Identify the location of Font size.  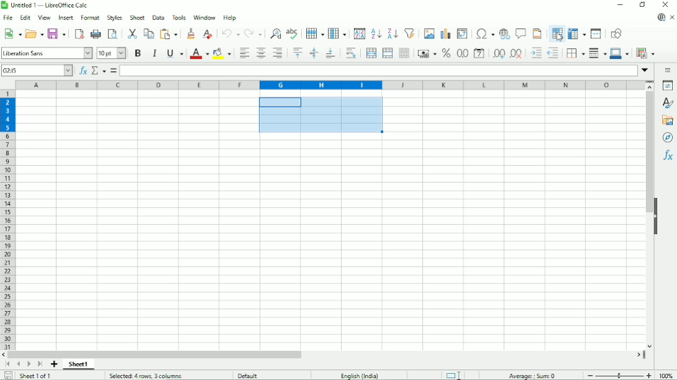
(111, 53).